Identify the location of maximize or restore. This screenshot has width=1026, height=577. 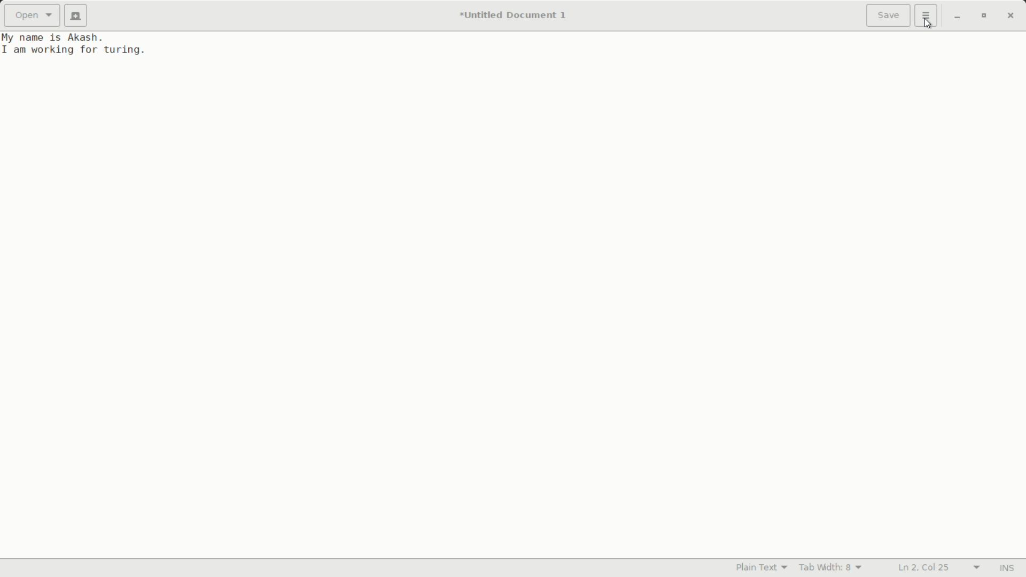
(984, 17).